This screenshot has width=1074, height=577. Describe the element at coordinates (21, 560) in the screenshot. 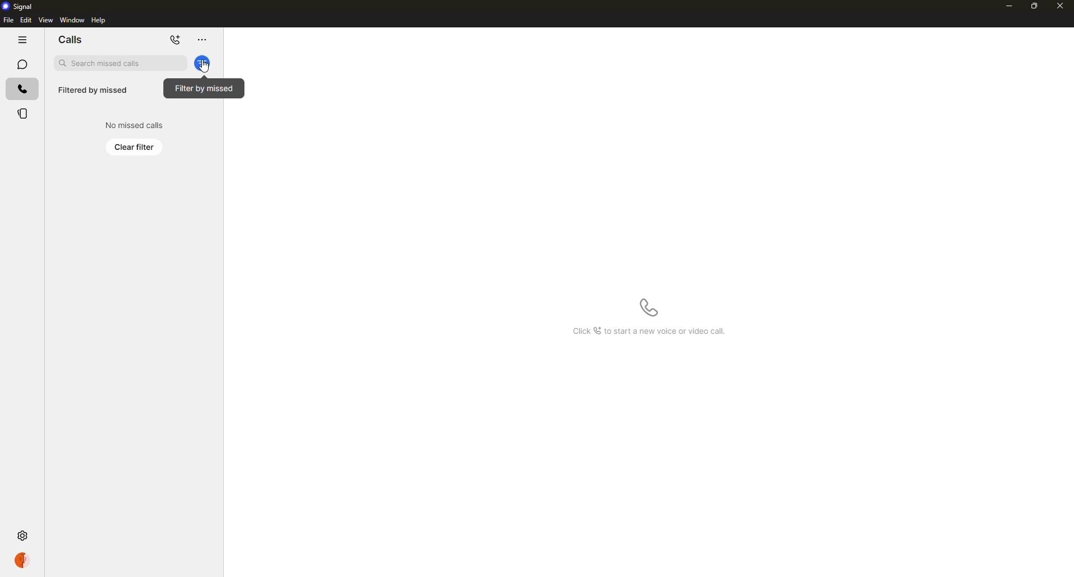

I see `profile` at that location.